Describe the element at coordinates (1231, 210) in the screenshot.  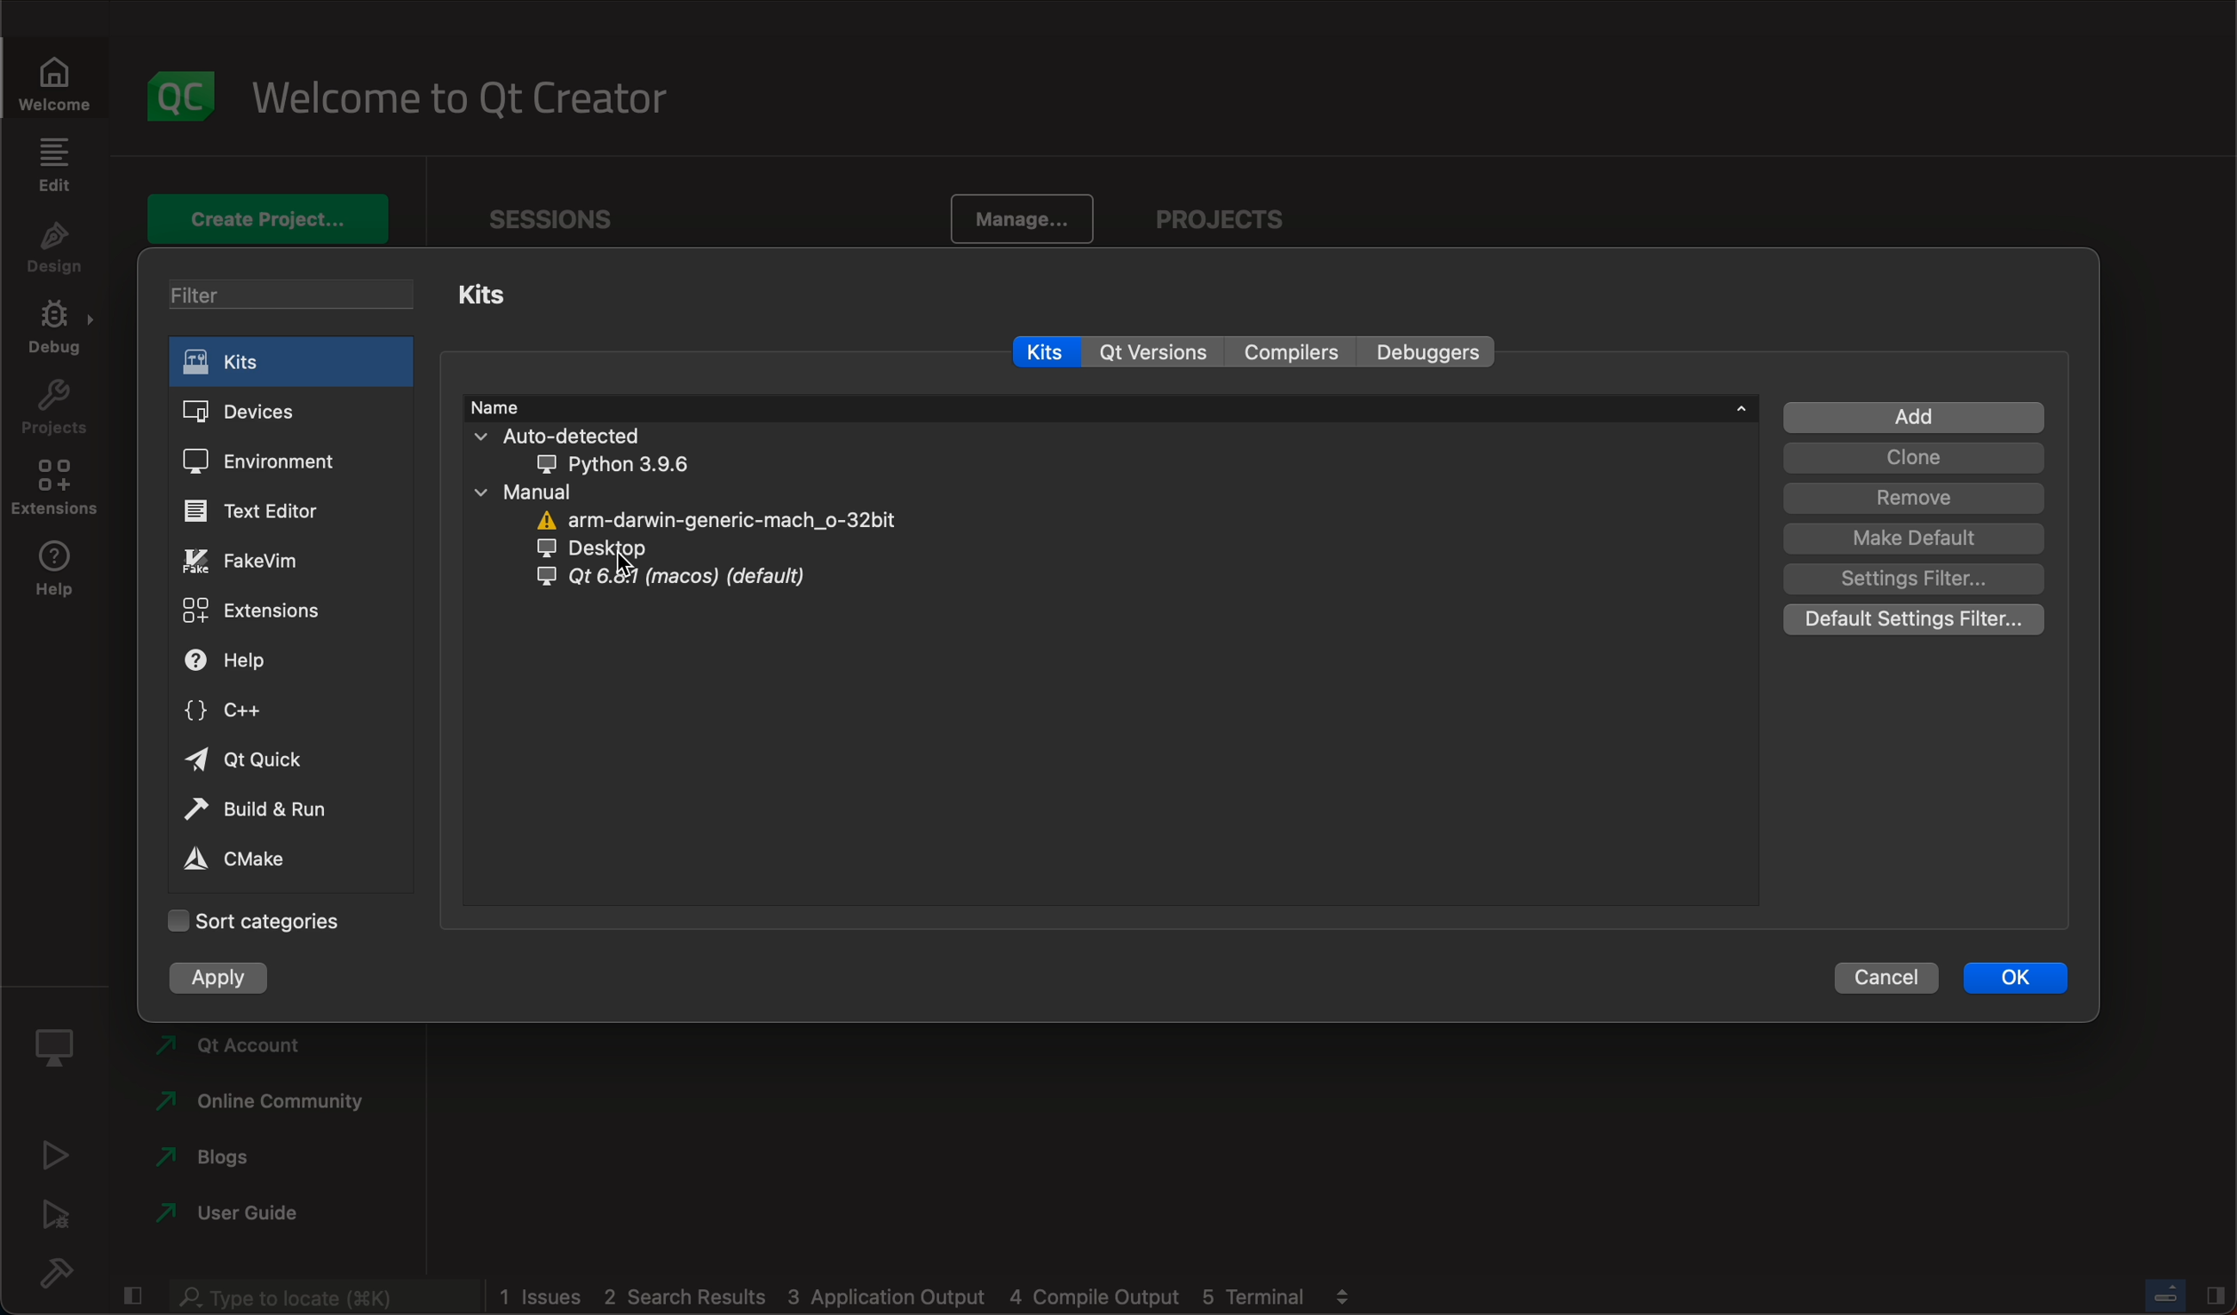
I see `project` at that location.